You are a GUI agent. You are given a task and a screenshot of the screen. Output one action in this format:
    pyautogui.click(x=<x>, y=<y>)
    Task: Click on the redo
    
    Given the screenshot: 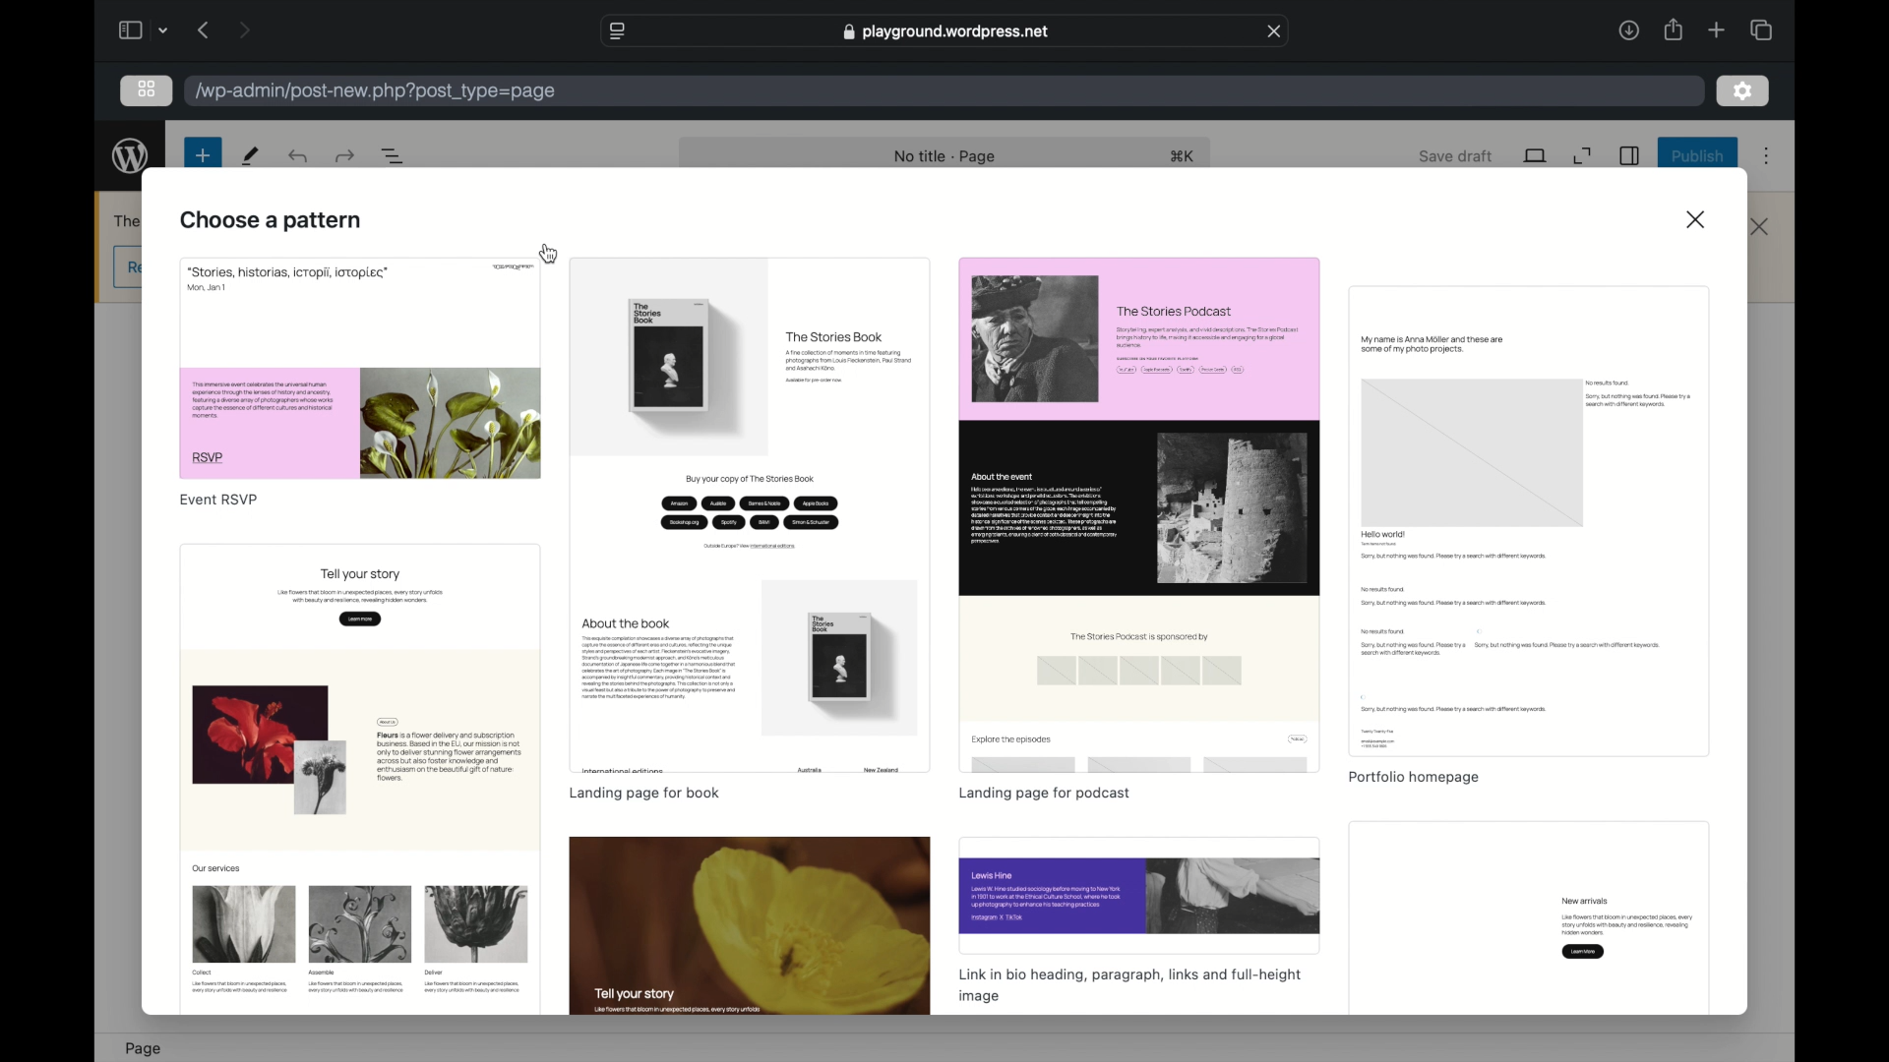 What is the action you would take?
    pyautogui.click(x=300, y=155)
    